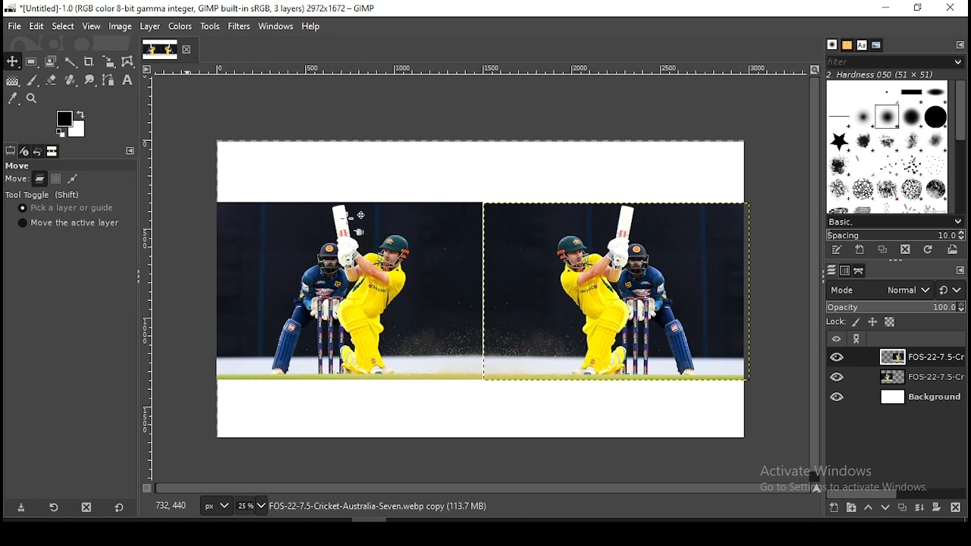 This screenshot has width=971, height=546. Describe the element at coordinates (847, 45) in the screenshot. I see `patterns` at that location.